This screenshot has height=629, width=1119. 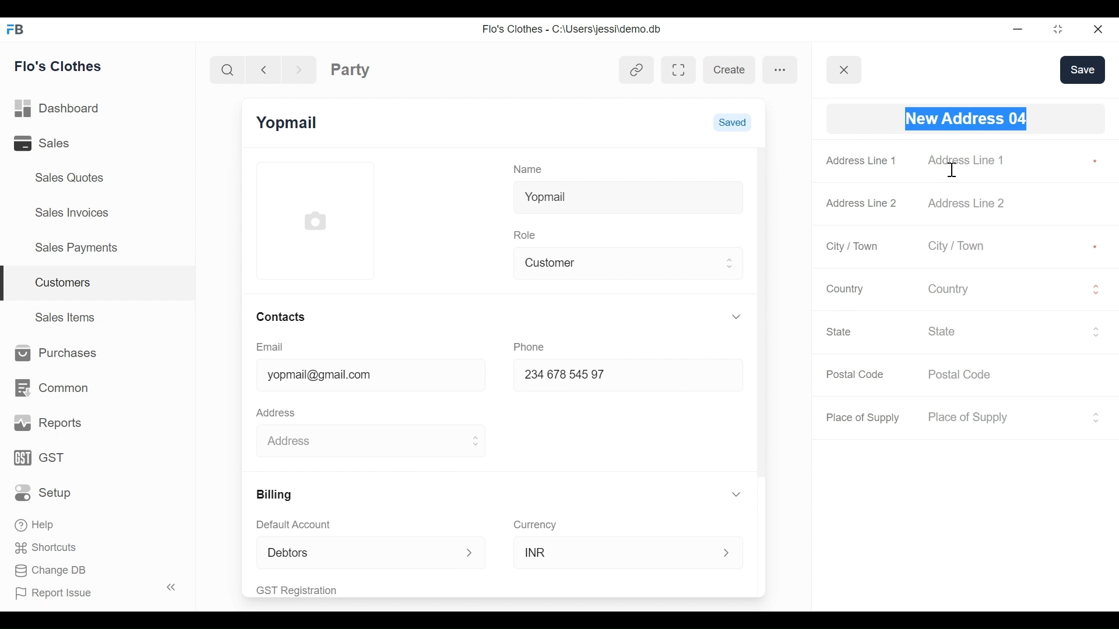 What do you see at coordinates (967, 375) in the screenshot?
I see `Postal Code` at bounding box center [967, 375].